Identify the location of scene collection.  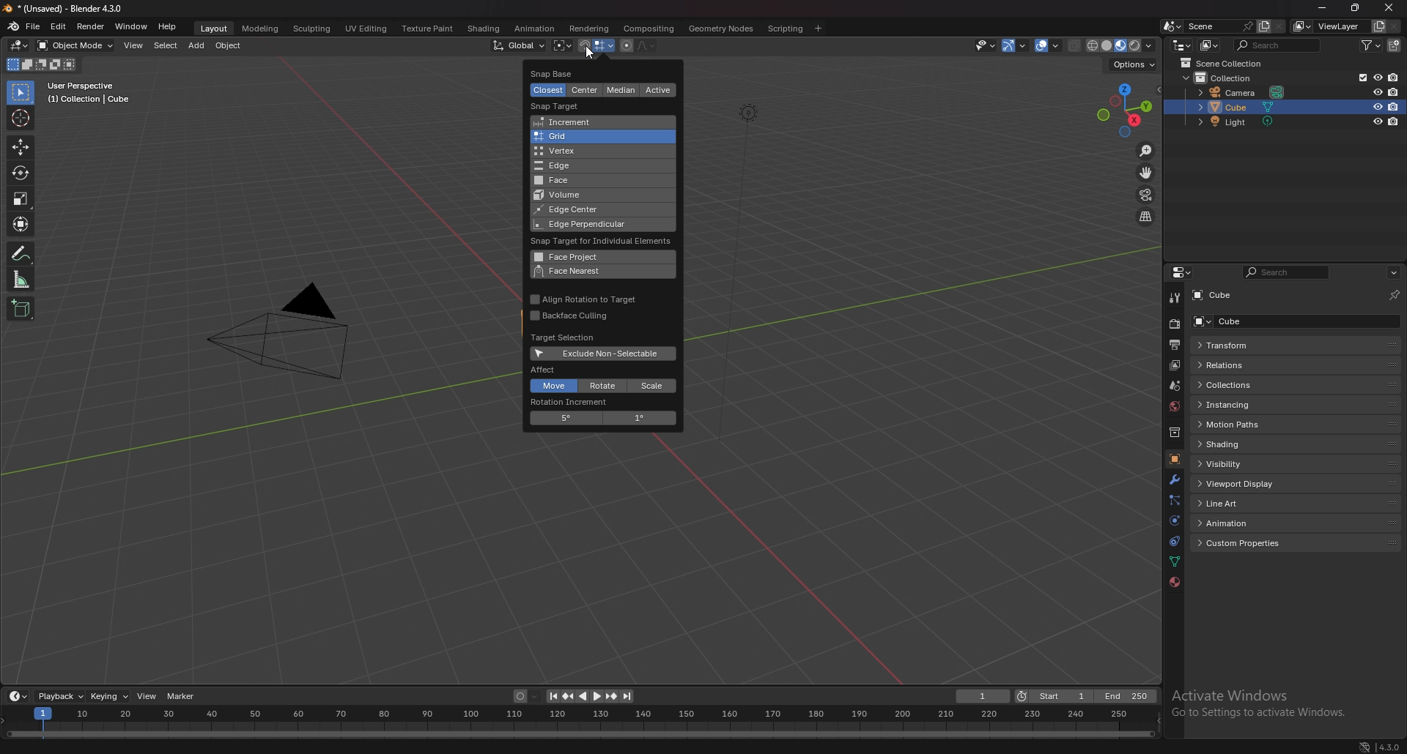
(1228, 63).